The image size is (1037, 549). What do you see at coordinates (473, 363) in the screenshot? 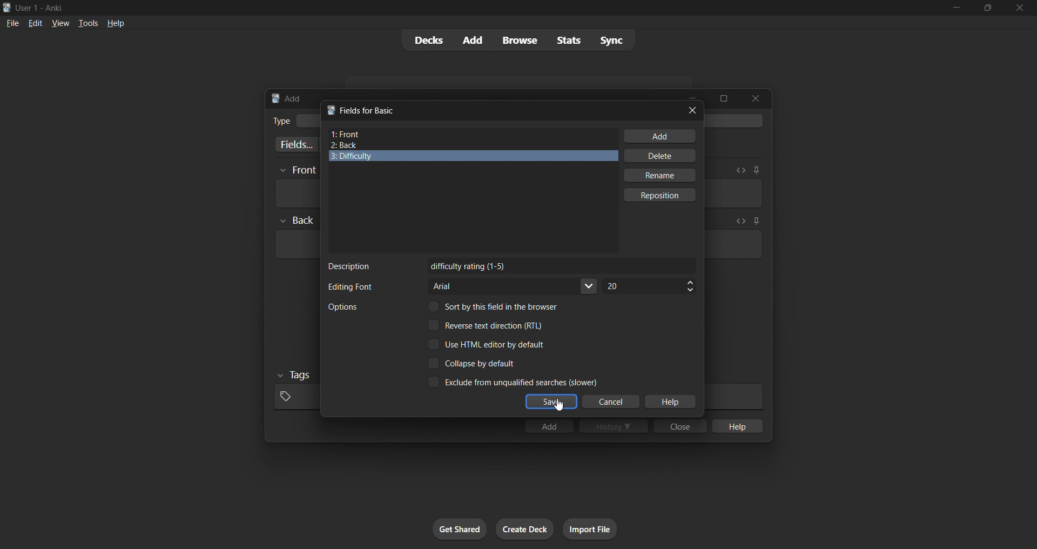
I see `Toggle` at bounding box center [473, 363].